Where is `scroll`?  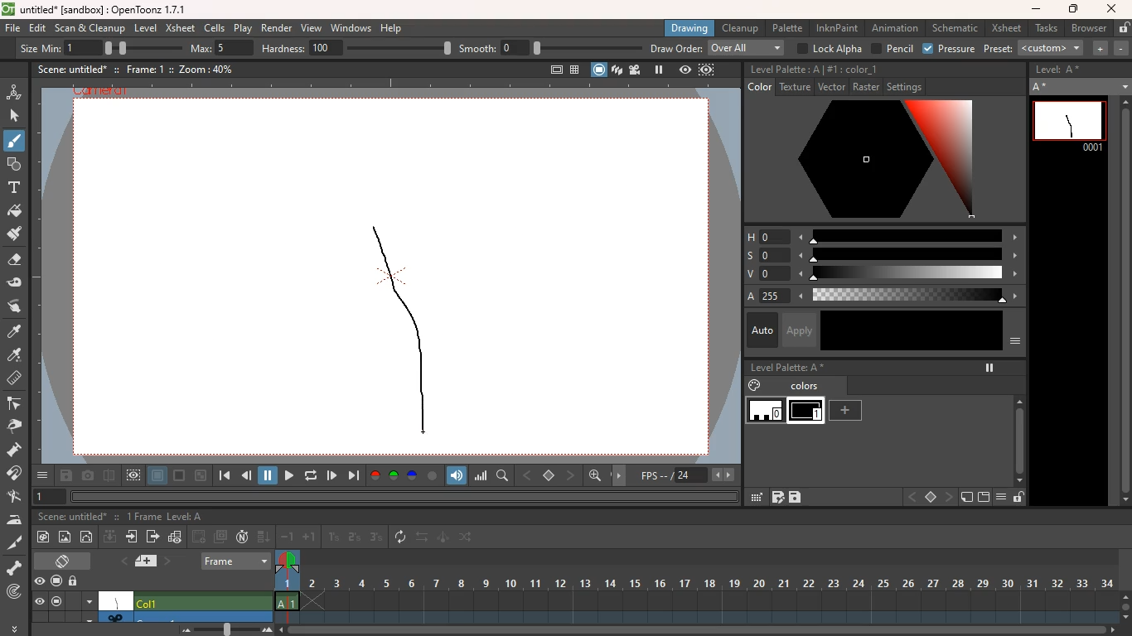
scroll is located at coordinates (1015, 433).